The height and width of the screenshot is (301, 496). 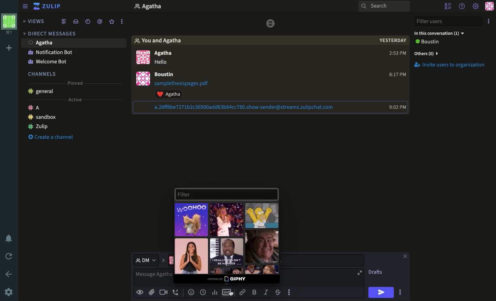 I want to click on More Options, so click(x=124, y=21).